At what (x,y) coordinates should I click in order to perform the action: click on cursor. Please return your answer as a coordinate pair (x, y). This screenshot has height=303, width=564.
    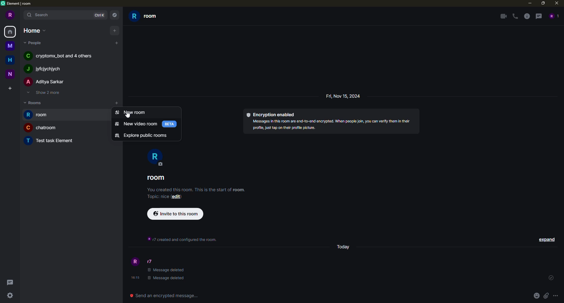
    Looking at the image, I should click on (129, 114).